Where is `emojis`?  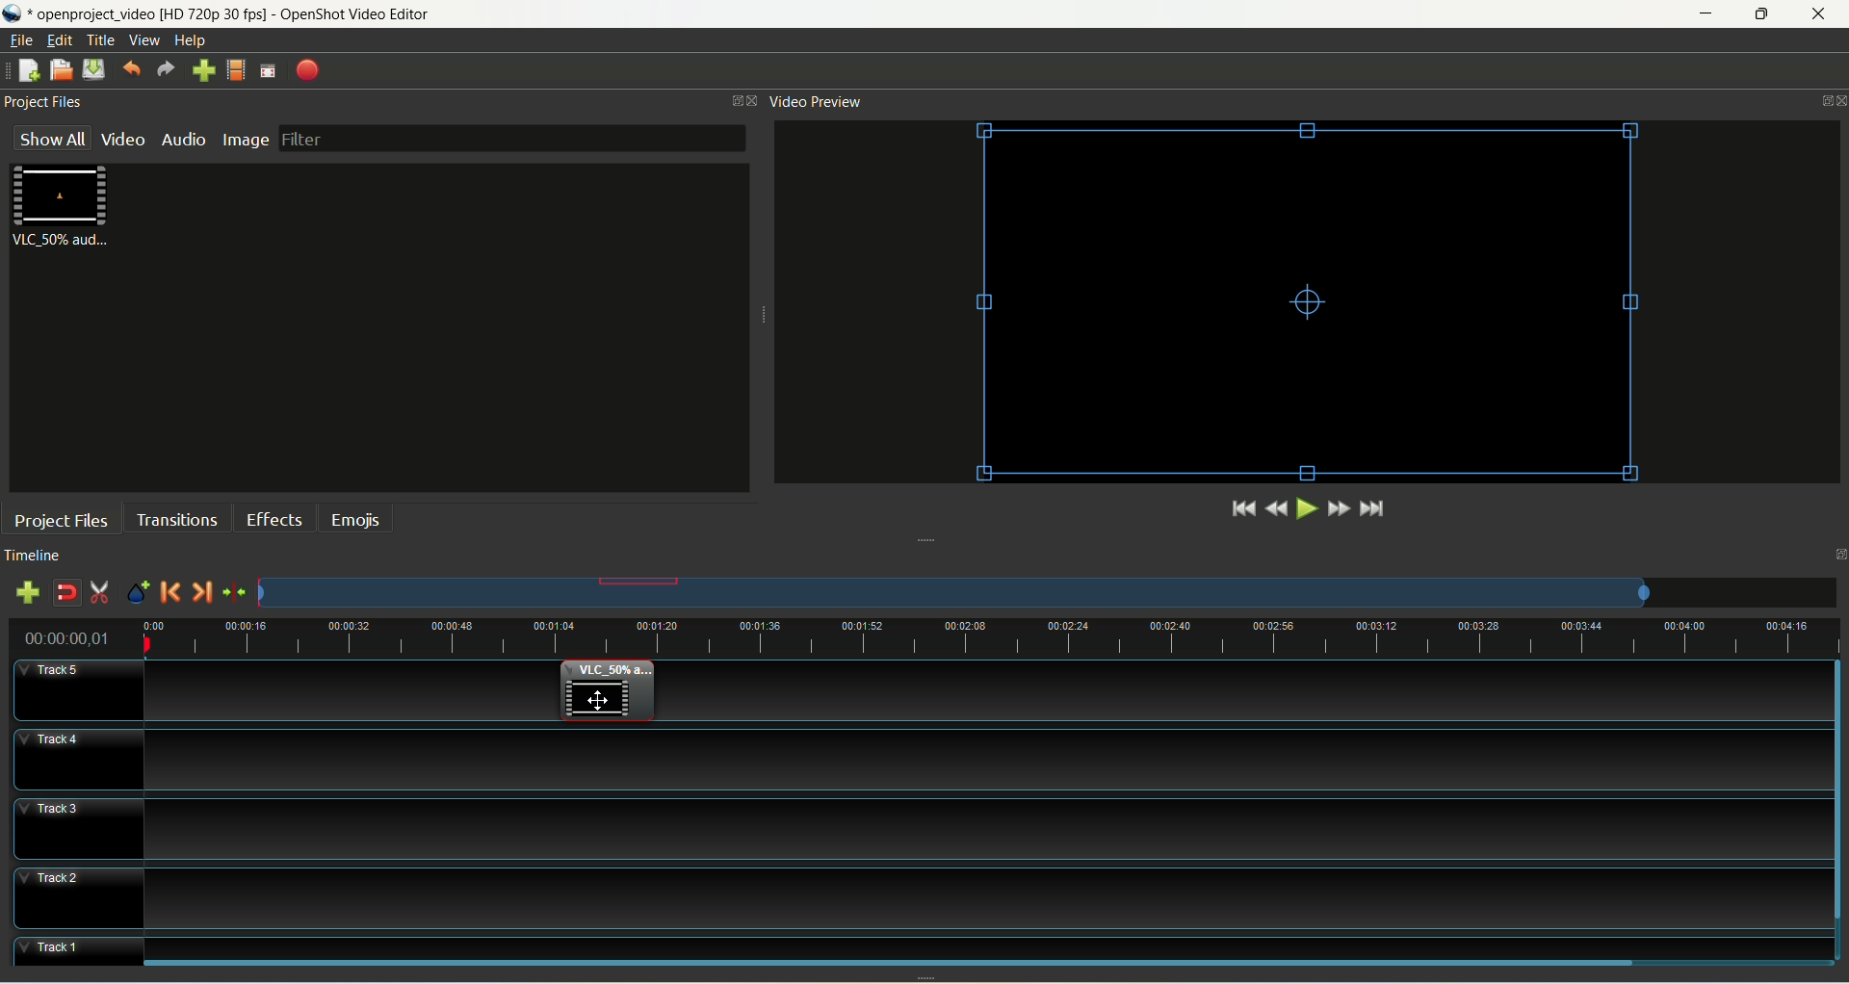 emojis is located at coordinates (353, 518).